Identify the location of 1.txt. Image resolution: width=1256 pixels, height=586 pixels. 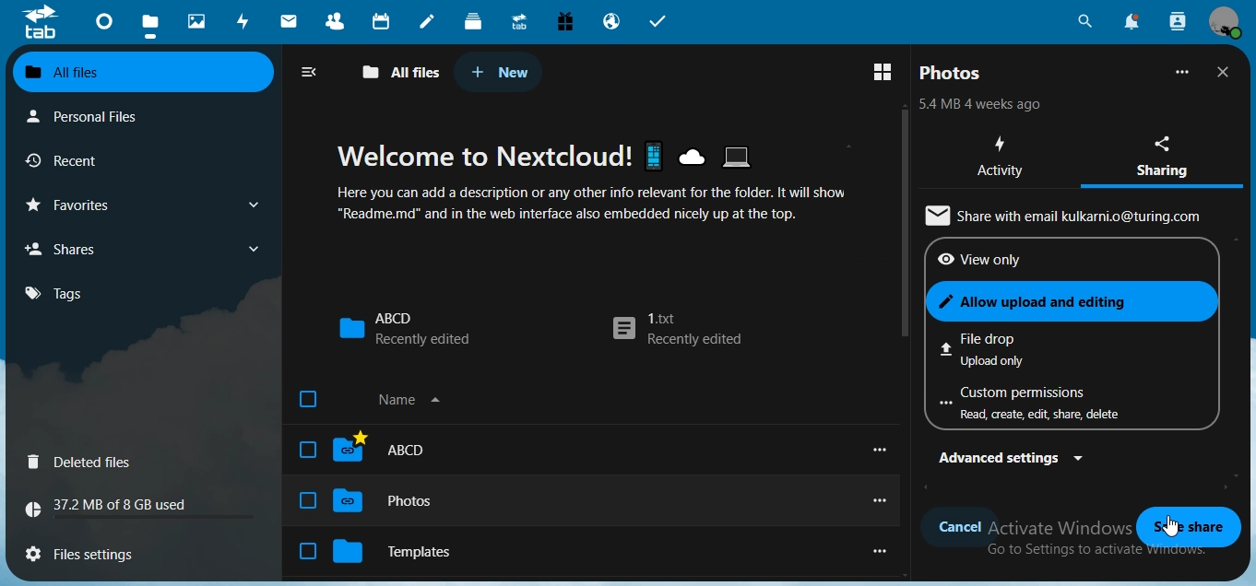
(677, 331).